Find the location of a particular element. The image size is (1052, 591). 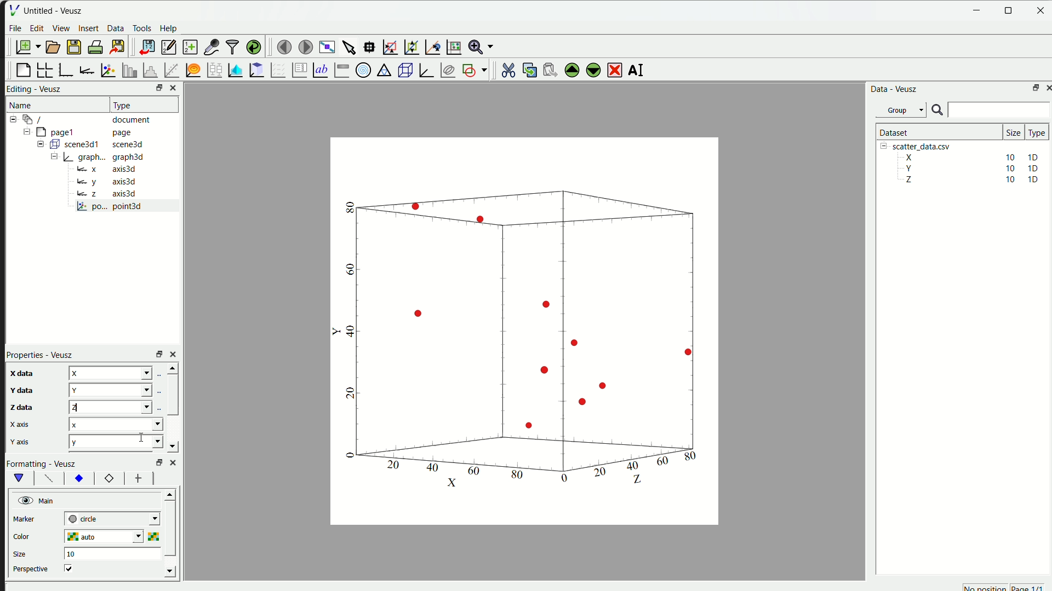

| File is located at coordinates (13, 9).